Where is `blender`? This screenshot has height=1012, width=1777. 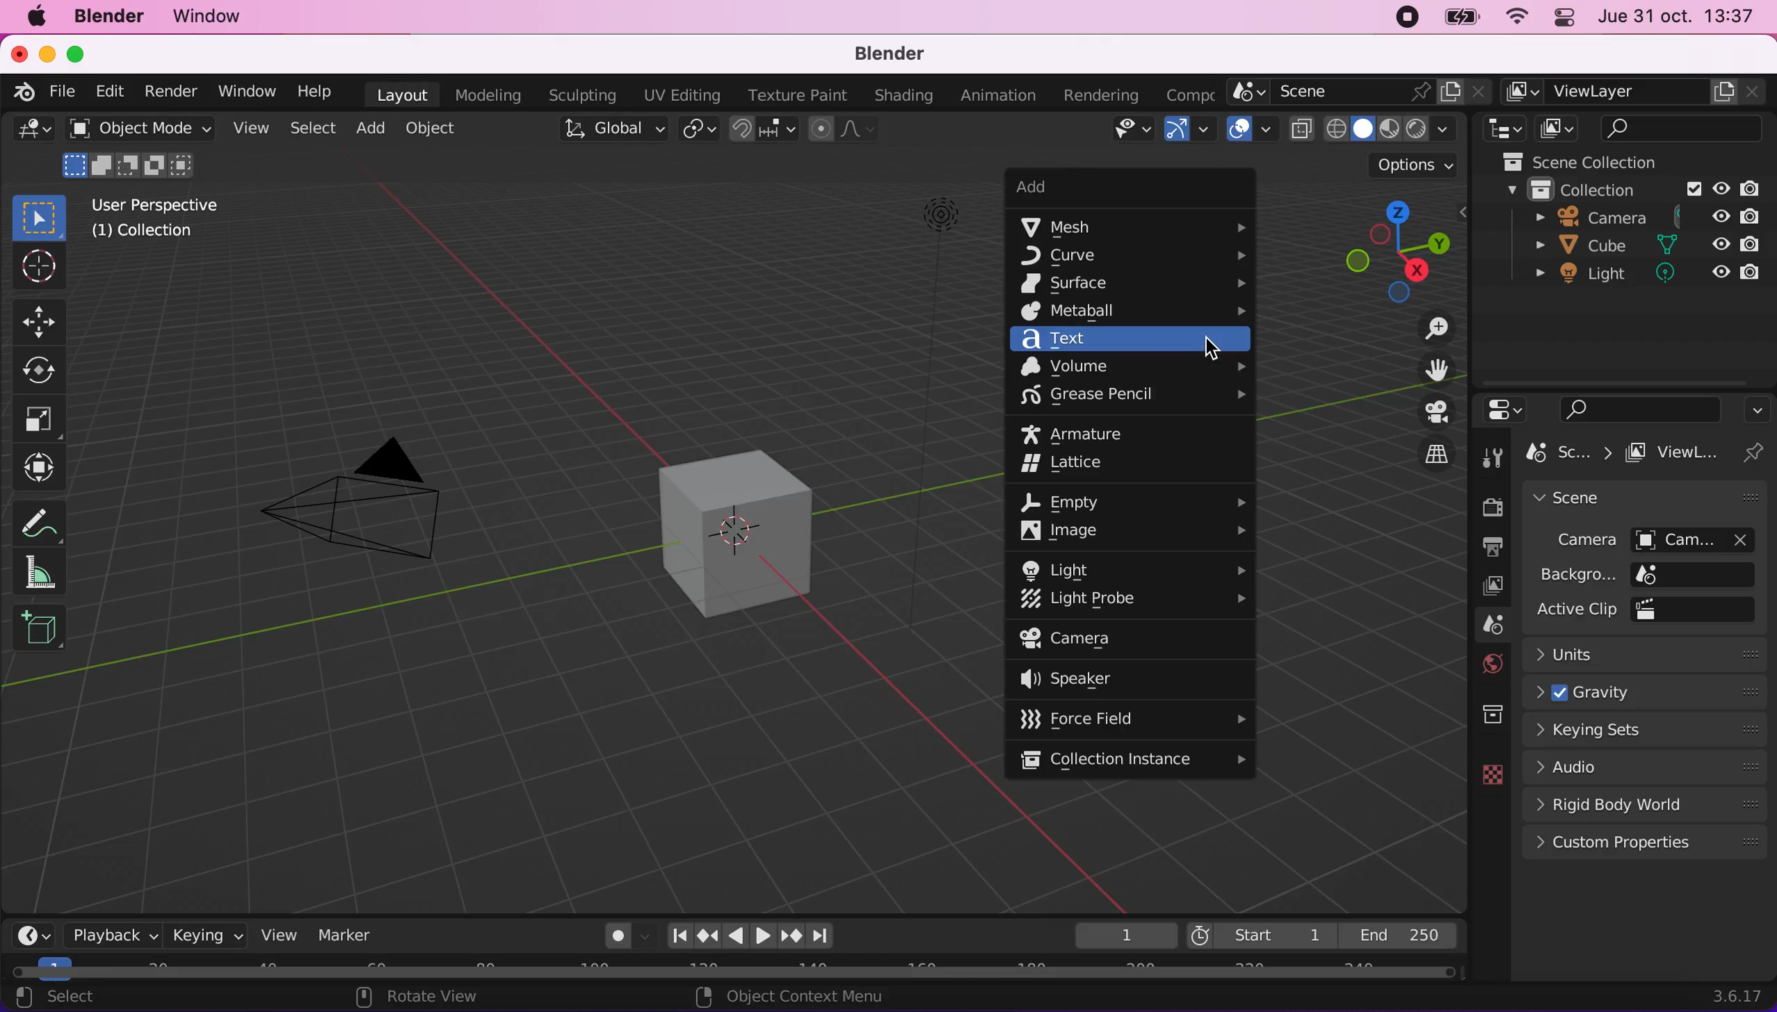 blender is located at coordinates (106, 18).